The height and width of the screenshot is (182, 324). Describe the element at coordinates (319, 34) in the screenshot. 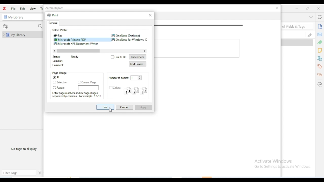

I see `abstract` at that location.